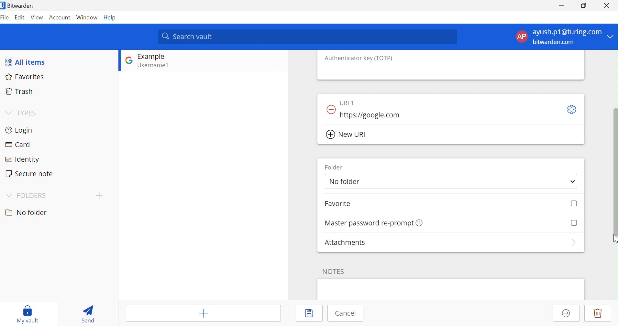 This screenshot has width=618, height=326. I want to click on Account, so click(60, 17).